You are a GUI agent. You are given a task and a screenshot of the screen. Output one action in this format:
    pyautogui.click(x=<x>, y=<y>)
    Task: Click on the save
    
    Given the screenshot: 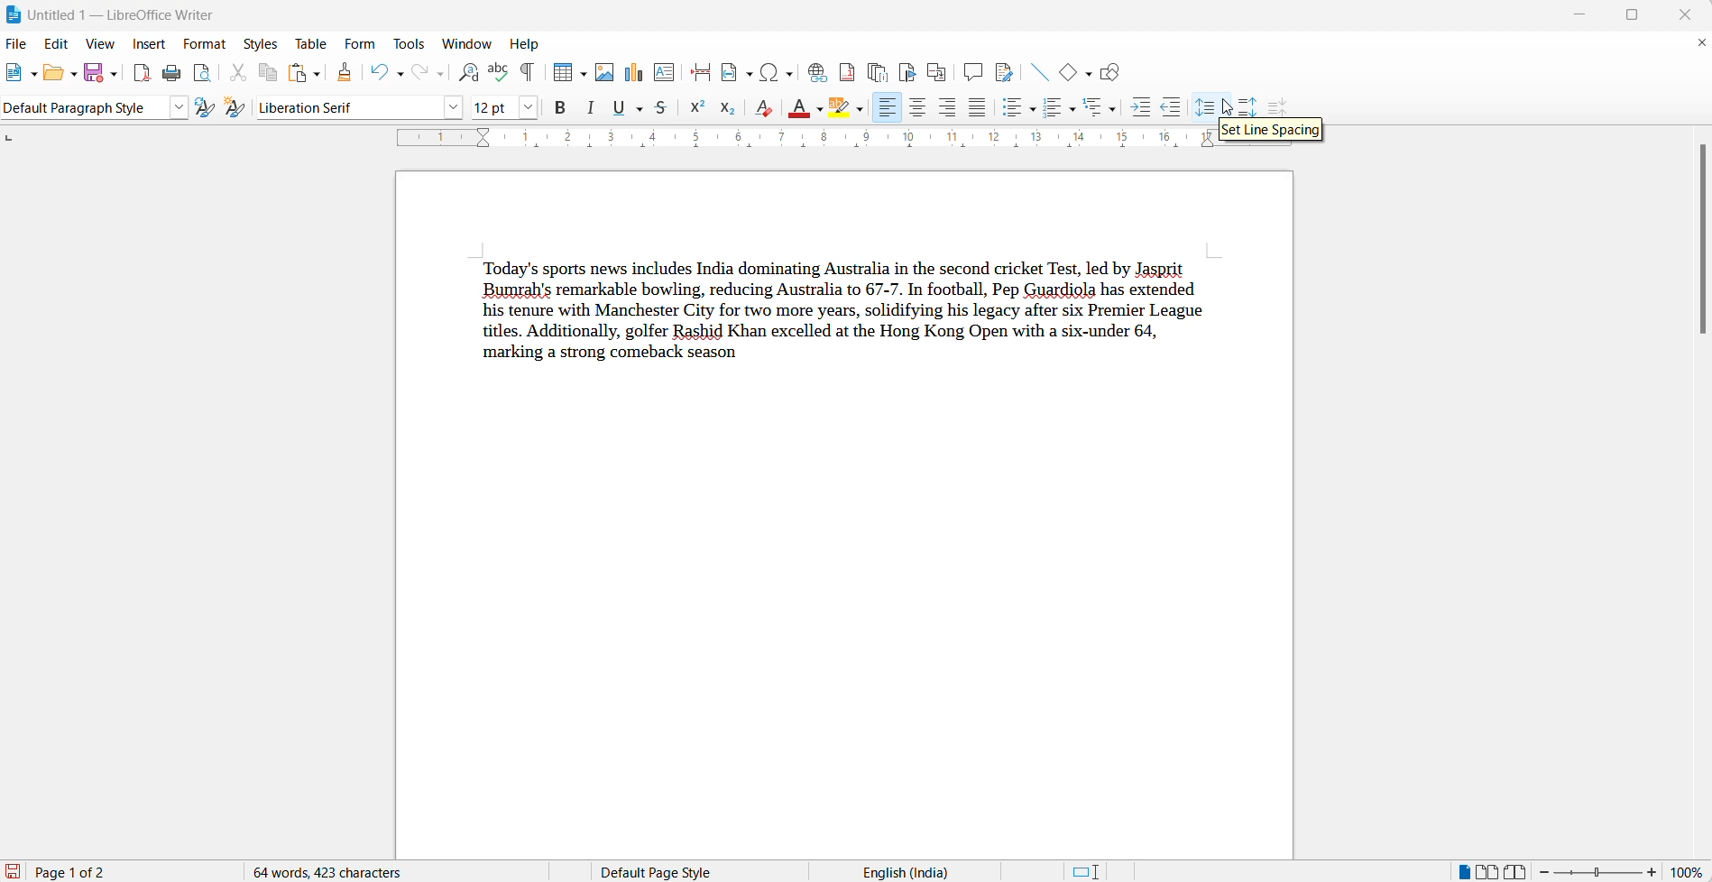 What is the action you would take?
    pyautogui.click(x=90, y=74)
    